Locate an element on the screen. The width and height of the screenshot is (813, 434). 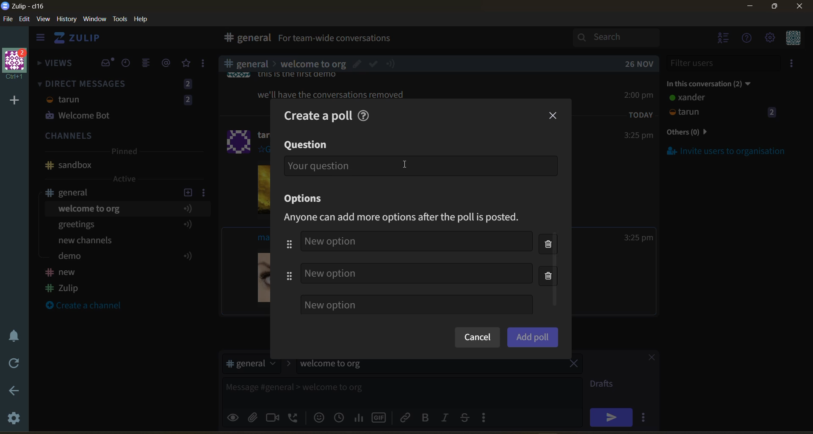
 is located at coordinates (332, 94).